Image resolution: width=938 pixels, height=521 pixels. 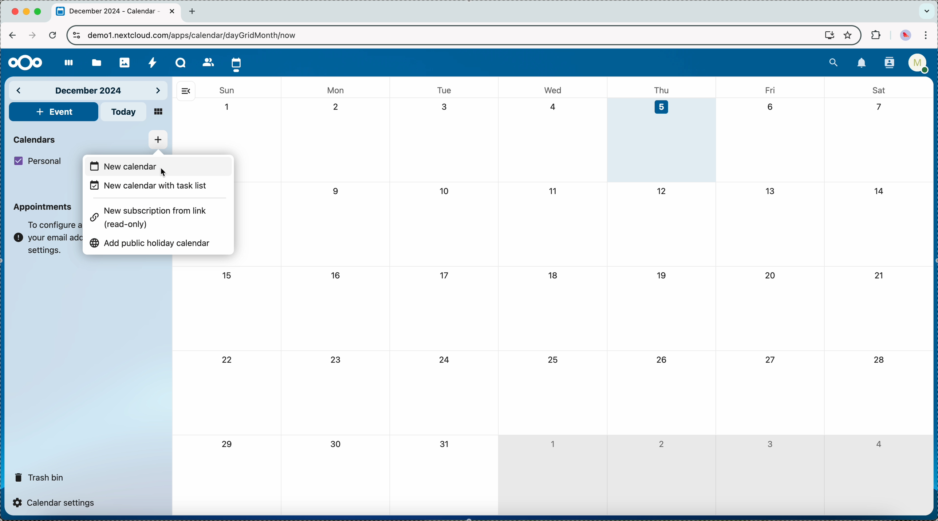 What do you see at coordinates (445, 192) in the screenshot?
I see `10` at bounding box center [445, 192].